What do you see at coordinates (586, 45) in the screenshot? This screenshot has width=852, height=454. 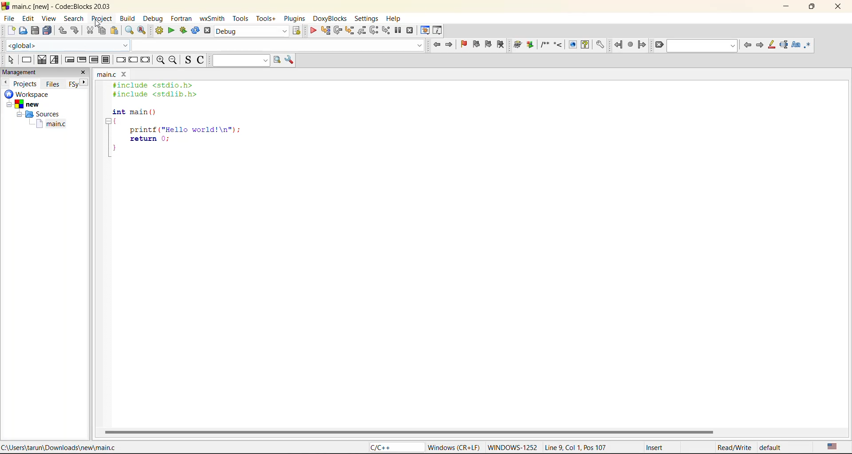 I see `Run HTML Help documentation` at bounding box center [586, 45].